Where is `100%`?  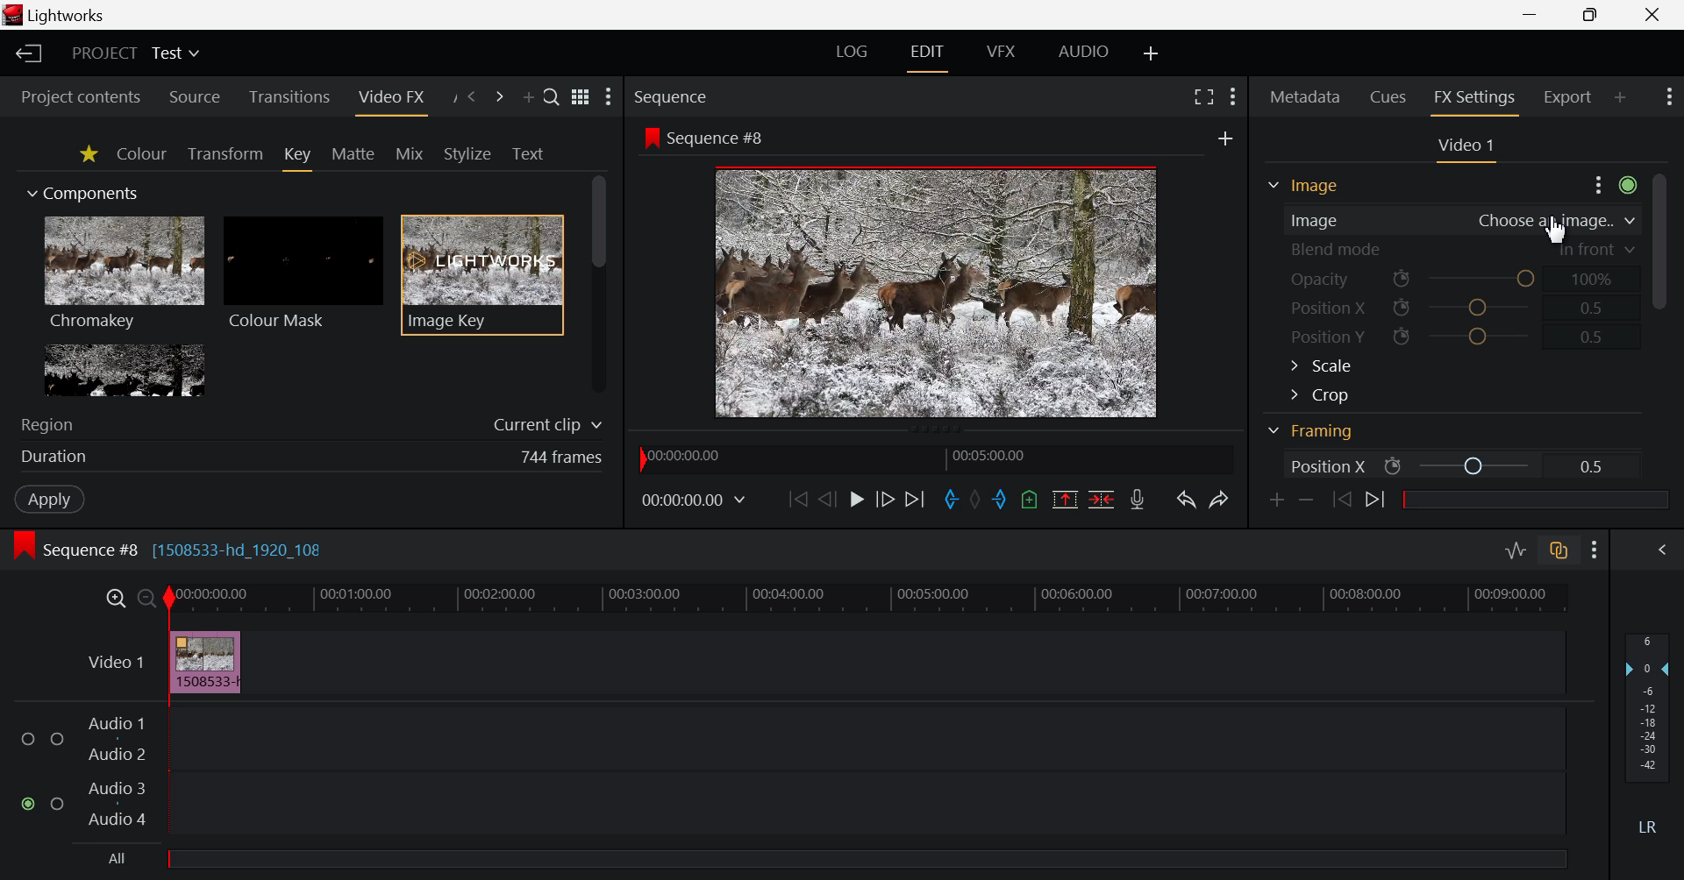
100% is located at coordinates (1592, 277).